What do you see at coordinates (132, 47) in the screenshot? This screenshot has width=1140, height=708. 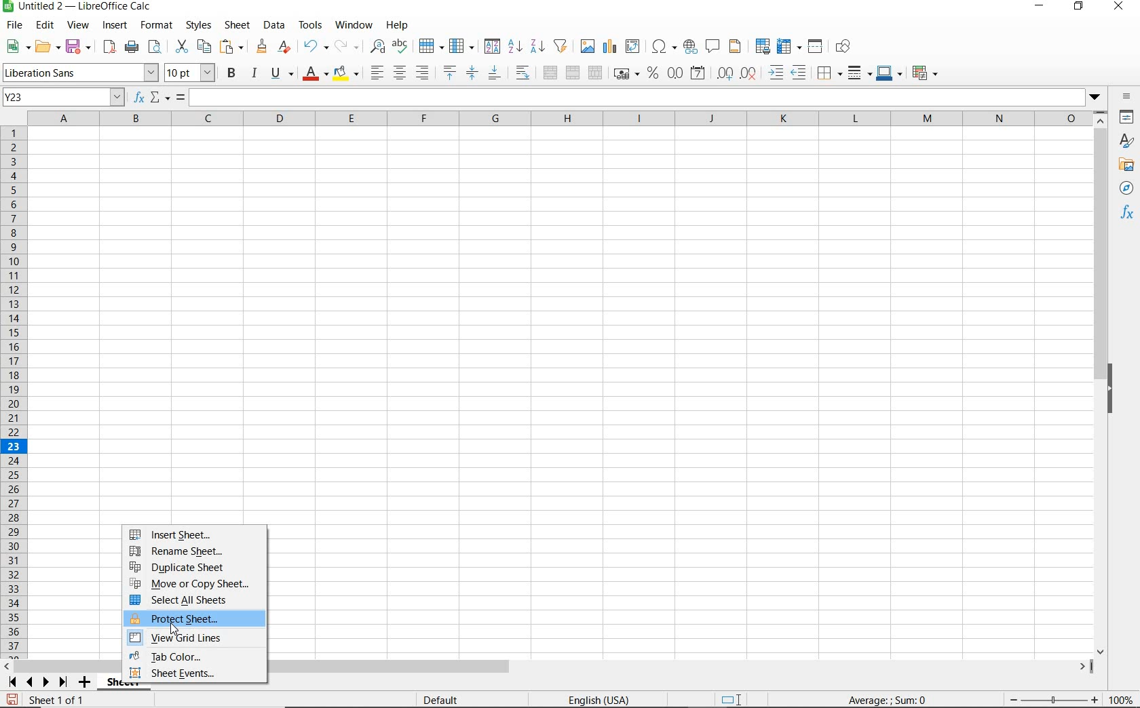 I see `PRINT` at bounding box center [132, 47].